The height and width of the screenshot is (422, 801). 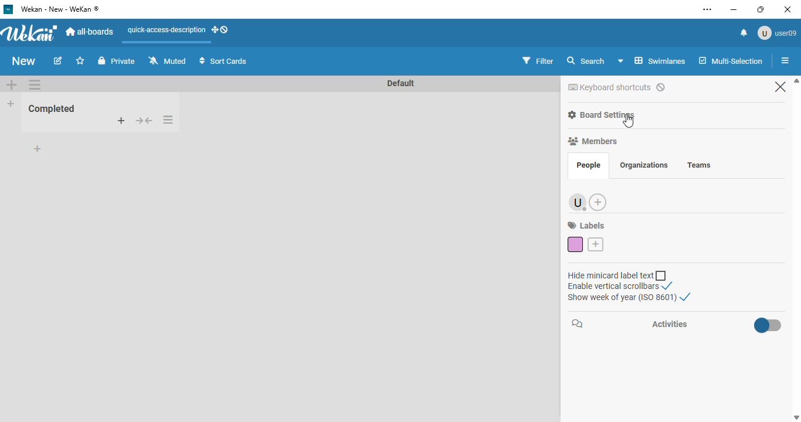 What do you see at coordinates (399, 83) in the screenshot?
I see `Default` at bounding box center [399, 83].